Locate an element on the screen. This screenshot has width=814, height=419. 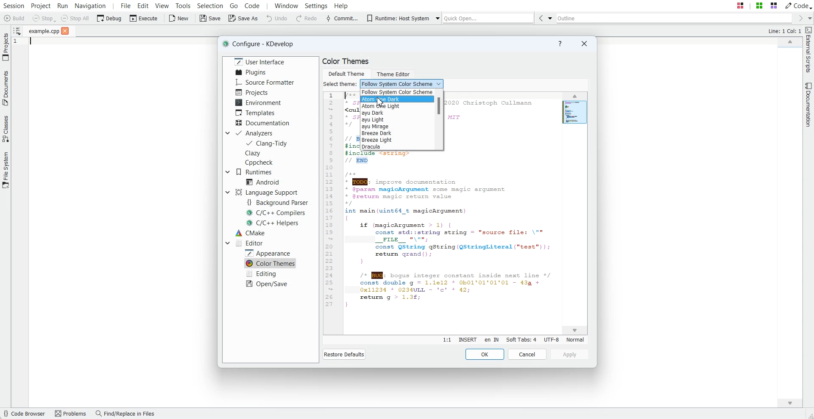
Quick Open is located at coordinates (488, 18).